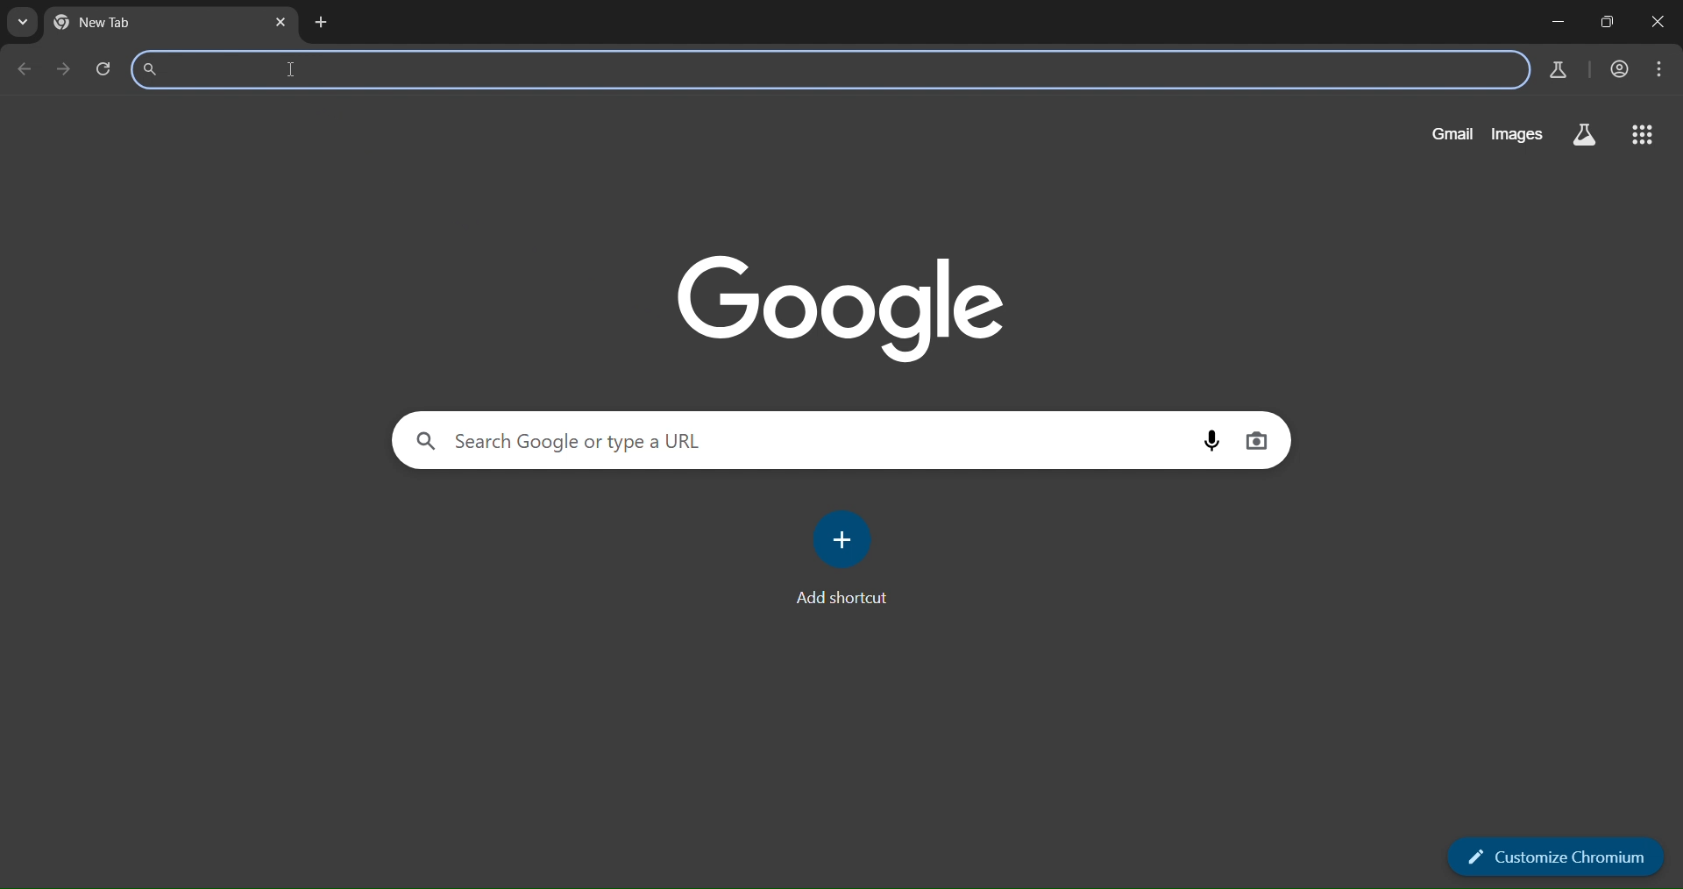 The width and height of the screenshot is (1683, 889). Describe the element at coordinates (322, 22) in the screenshot. I see `new tab` at that location.